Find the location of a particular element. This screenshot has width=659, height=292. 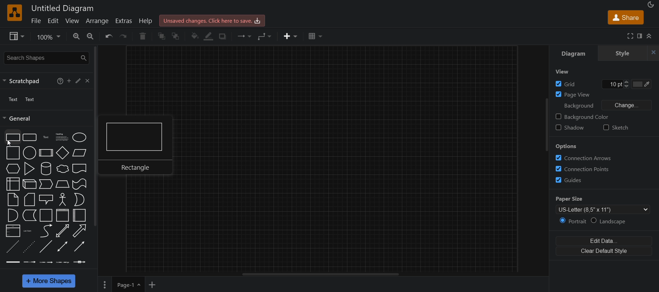

actor is located at coordinates (62, 199).